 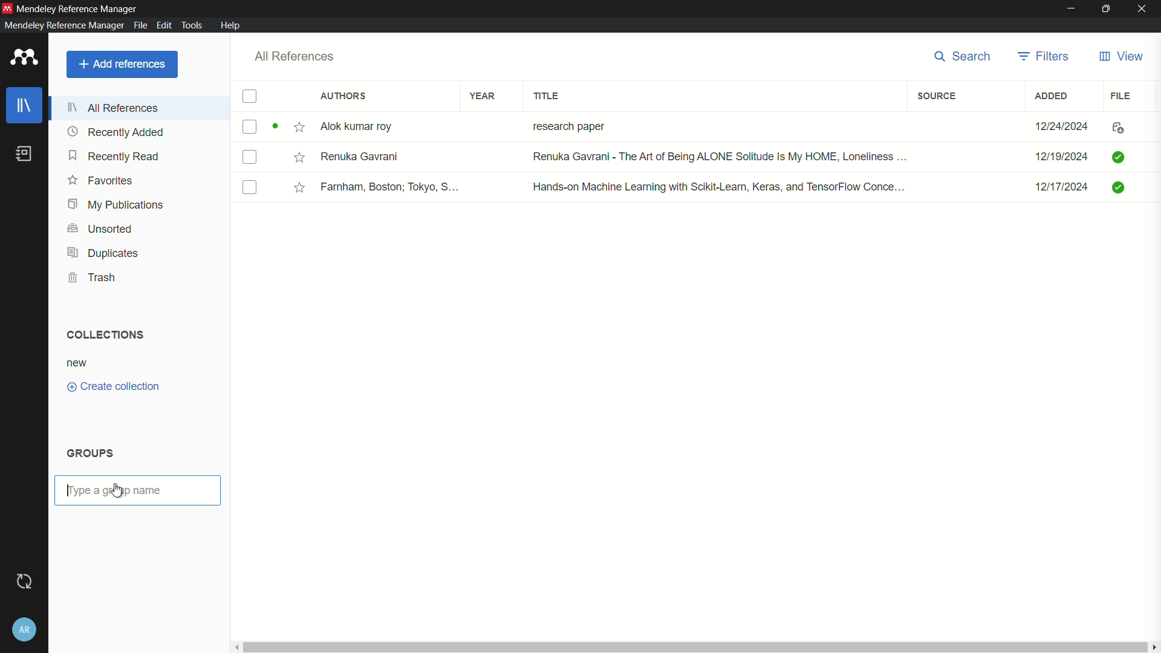 I want to click on duplicates, so click(x=102, y=253).